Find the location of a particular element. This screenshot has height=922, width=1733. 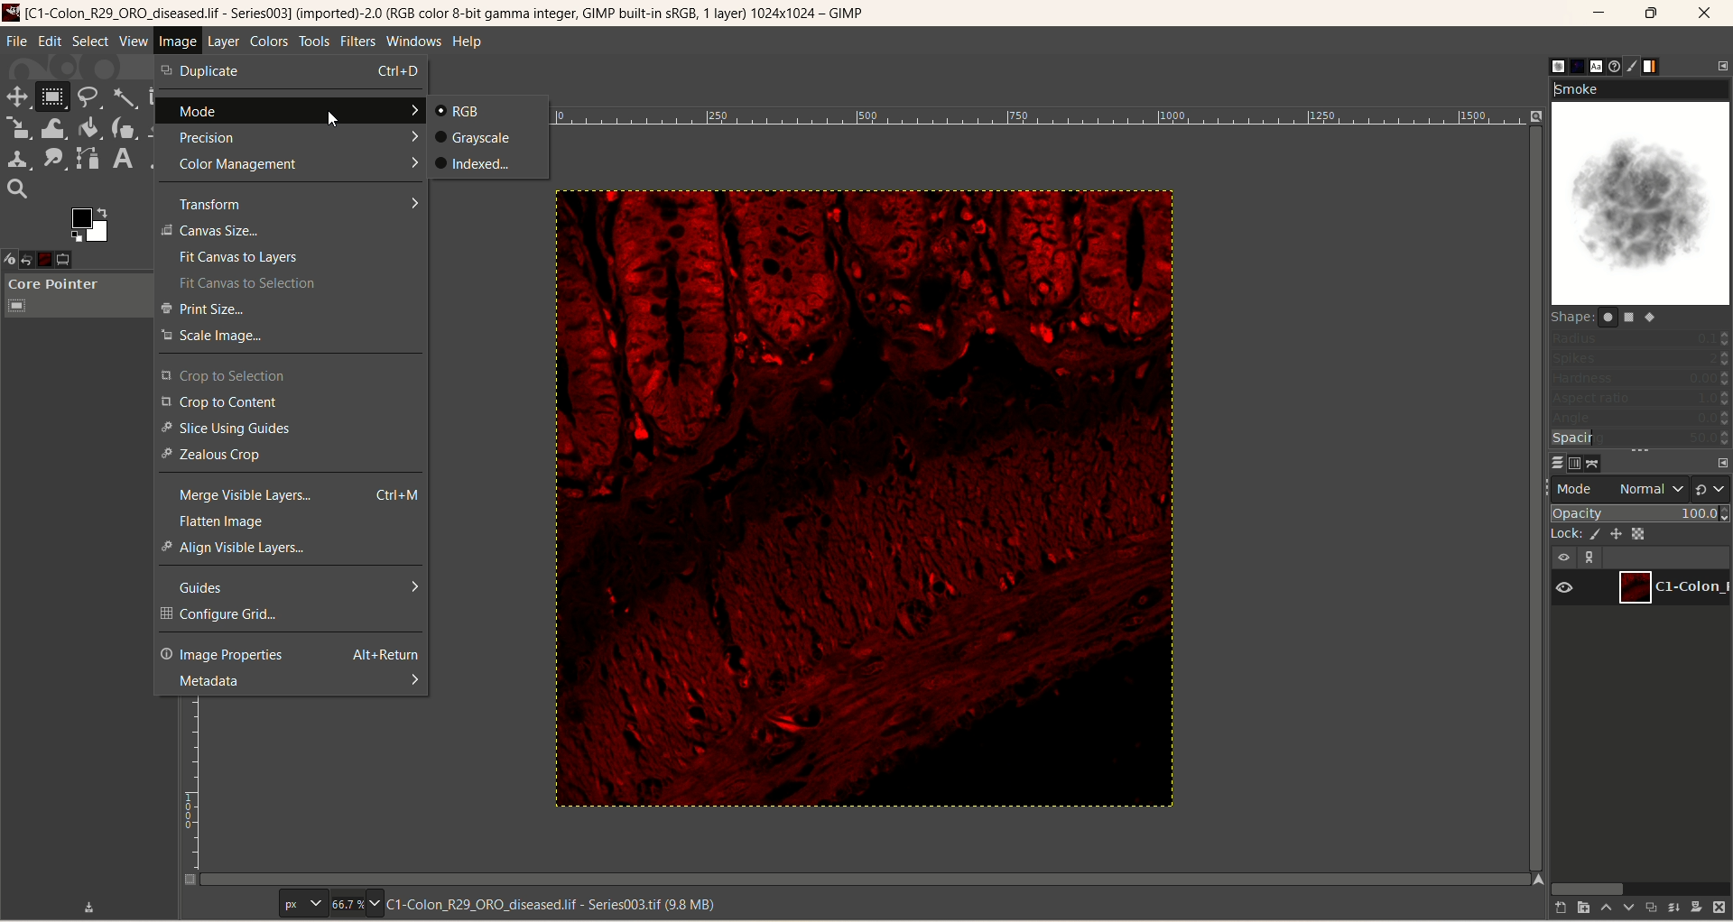

scale bar is located at coordinates (1049, 124).